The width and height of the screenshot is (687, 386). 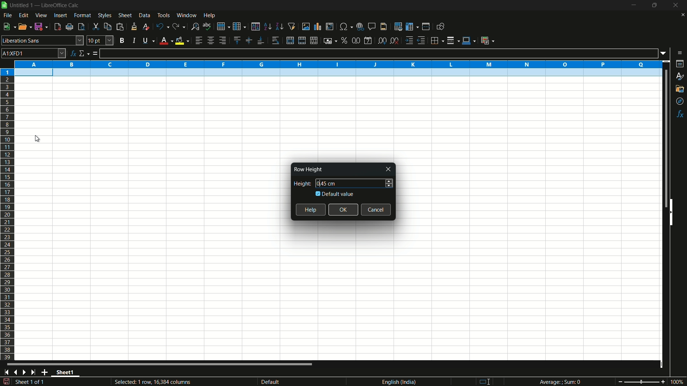 I want to click on formula input line, so click(x=379, y=53).